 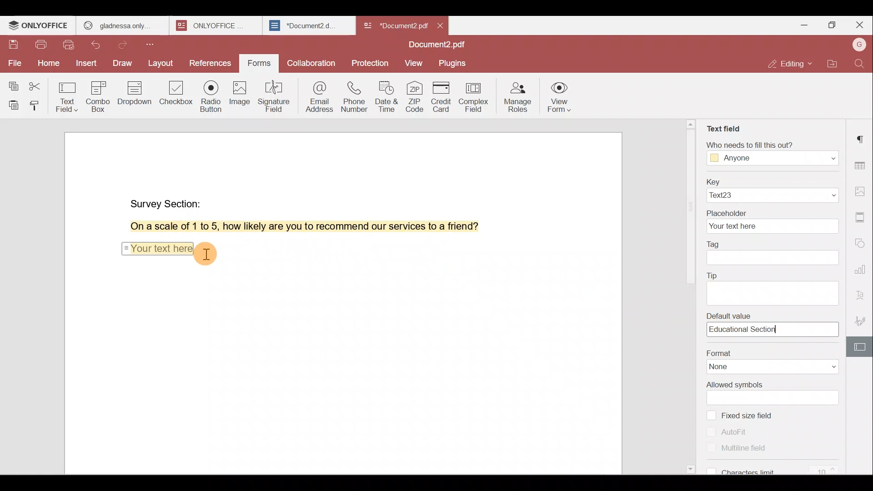 I want to click on Undo, so click(x=100, y=46).